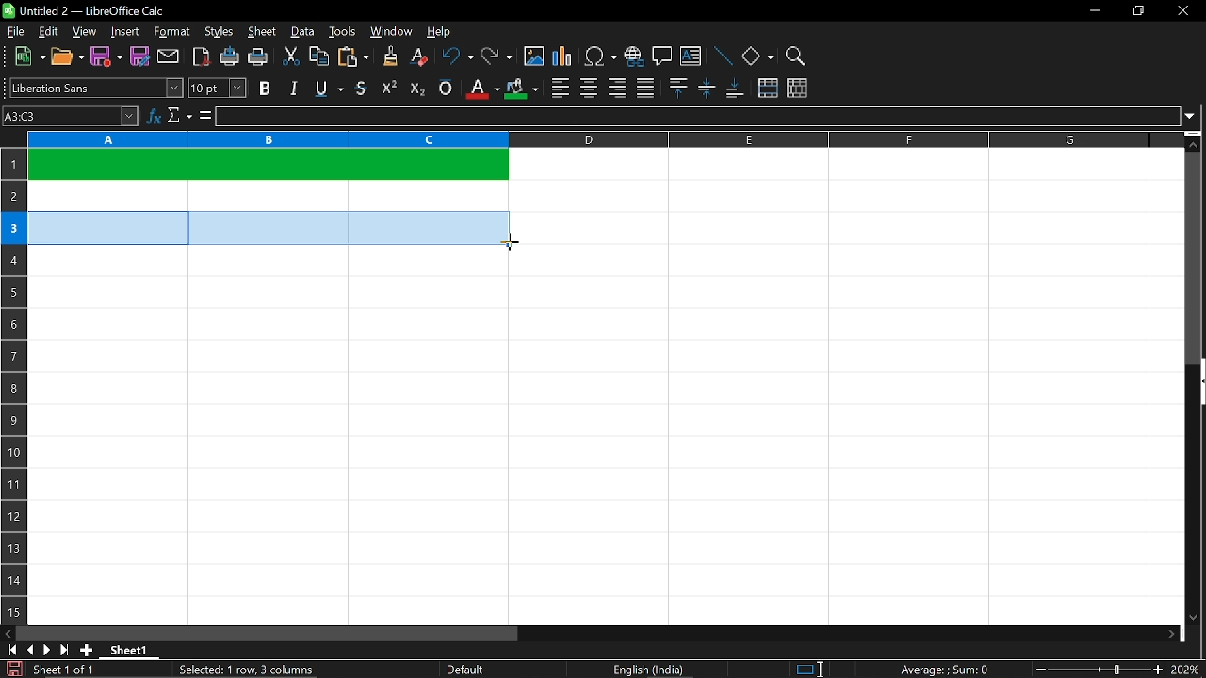  Describe the element at coordinates (179, 117) in the screenshot. I see `select function` at that location.